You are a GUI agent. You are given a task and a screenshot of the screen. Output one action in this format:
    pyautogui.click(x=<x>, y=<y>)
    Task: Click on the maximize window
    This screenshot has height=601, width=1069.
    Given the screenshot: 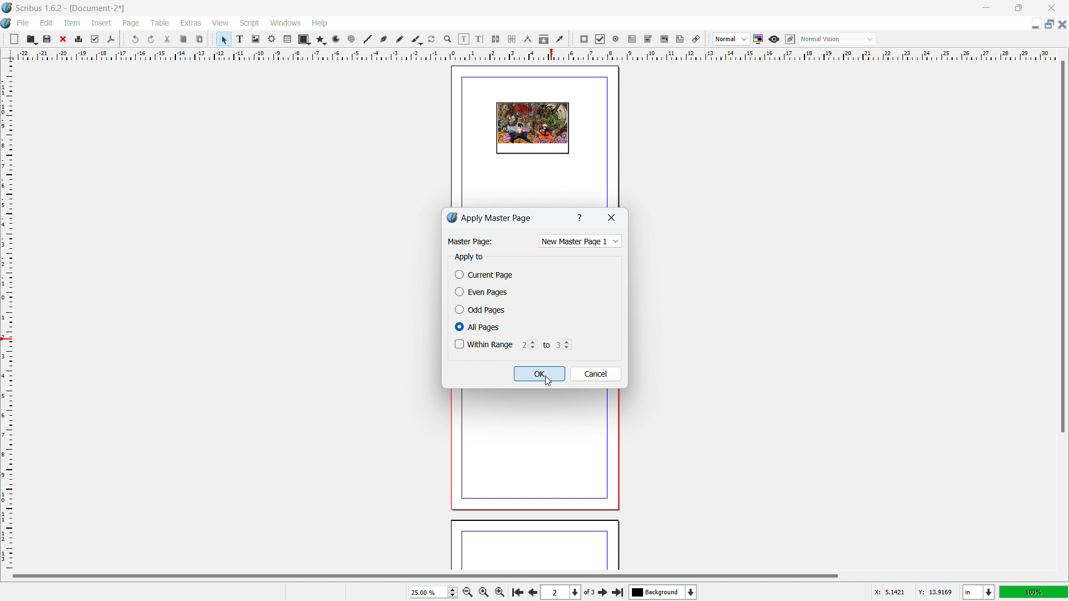 What is the action you would take?
    pyautogui.click(x=1017, y=8)
    